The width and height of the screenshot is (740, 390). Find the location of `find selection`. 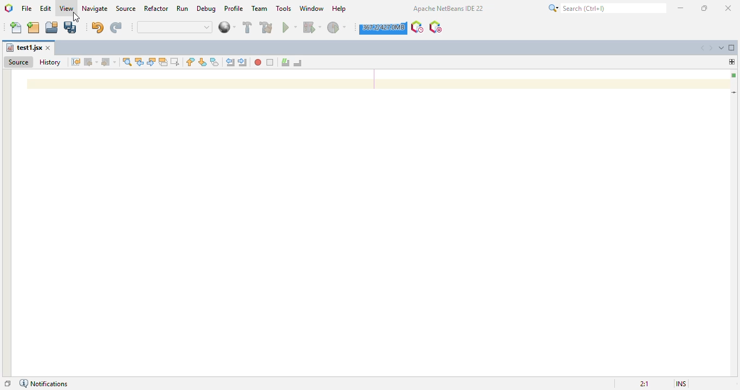

find selection is located at coordinates (127, 62).